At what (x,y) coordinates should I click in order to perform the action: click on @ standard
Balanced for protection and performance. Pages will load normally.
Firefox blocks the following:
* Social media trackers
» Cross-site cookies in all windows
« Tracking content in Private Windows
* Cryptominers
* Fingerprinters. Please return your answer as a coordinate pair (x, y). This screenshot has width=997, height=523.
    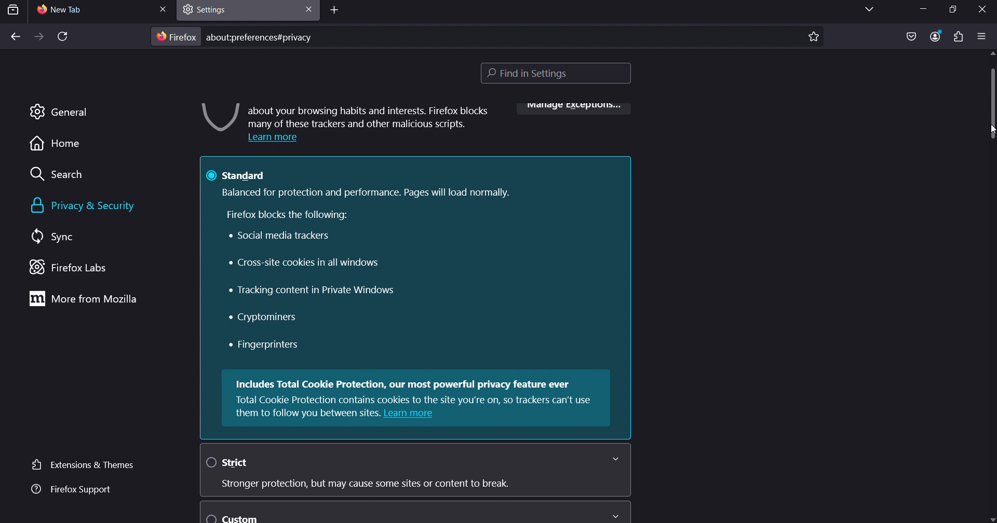
    Looking at the image, I should click on (412, 262).